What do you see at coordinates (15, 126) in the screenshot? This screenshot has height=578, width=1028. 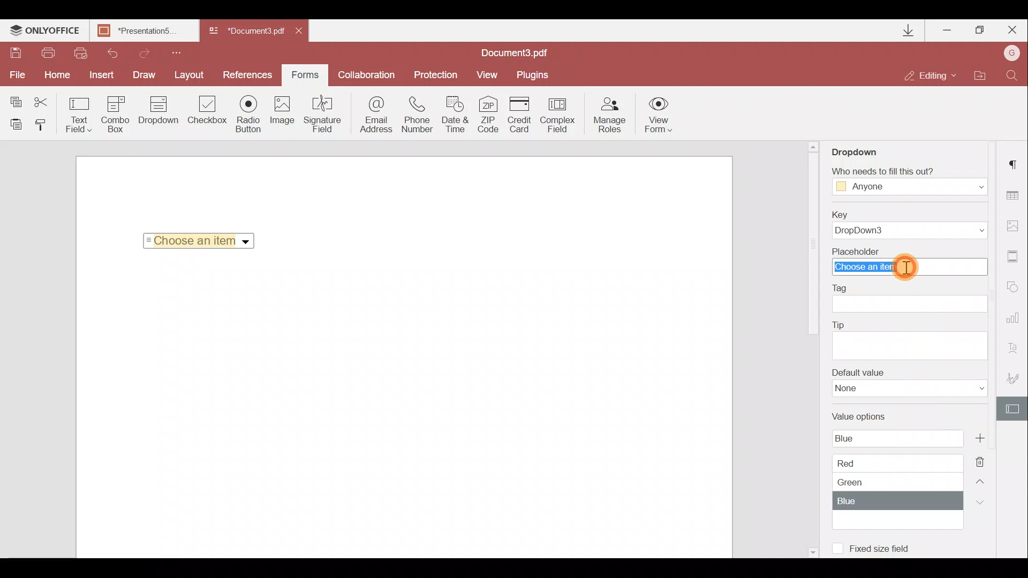 I see `Paste` at bounding box center [15, 126].